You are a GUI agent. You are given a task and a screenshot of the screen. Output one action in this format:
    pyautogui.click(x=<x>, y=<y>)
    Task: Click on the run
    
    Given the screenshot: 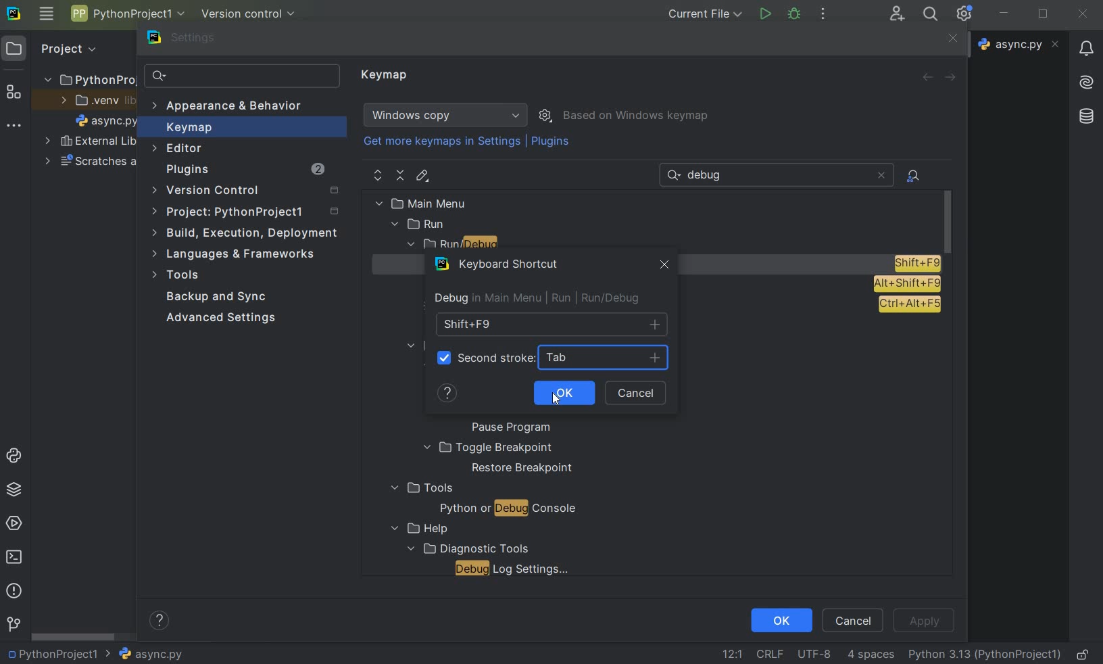 What is the action you would take?
    pyautogui.click(x=420, y=224)
    